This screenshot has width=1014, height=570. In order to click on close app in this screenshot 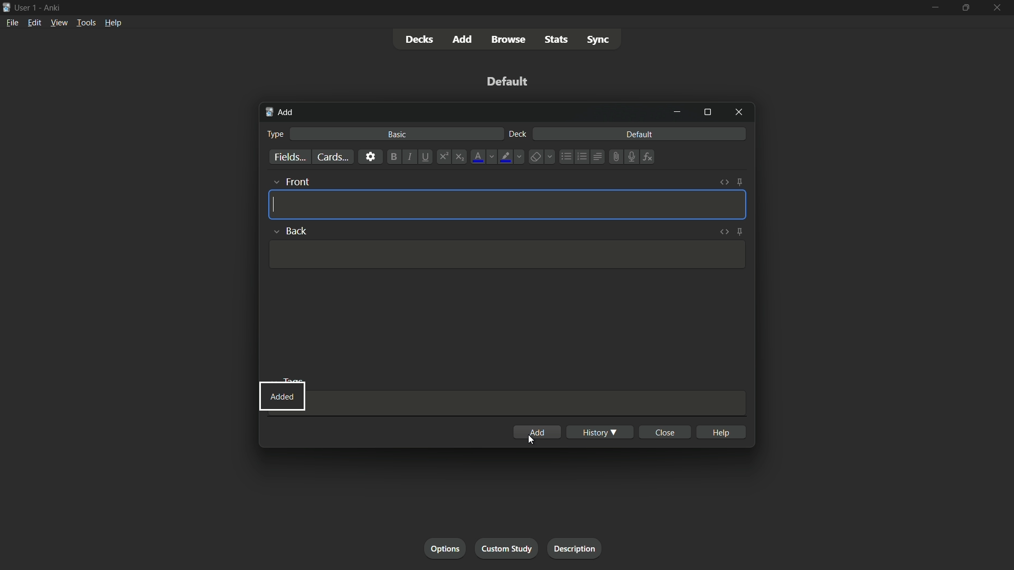, I will do `click(998, 8)`.